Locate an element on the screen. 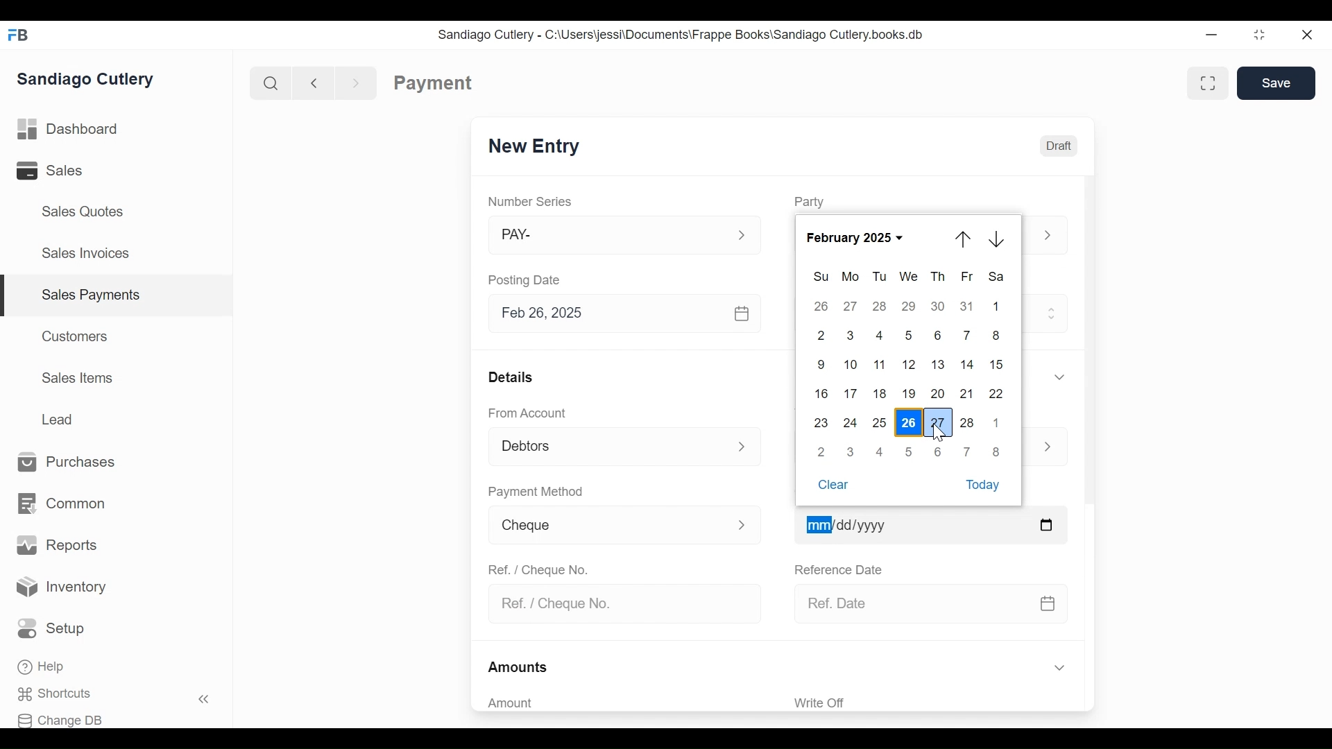 Image resolution: width=1332 pixels, height=749 pixels. Inventory is located at coordinates (62, 587).